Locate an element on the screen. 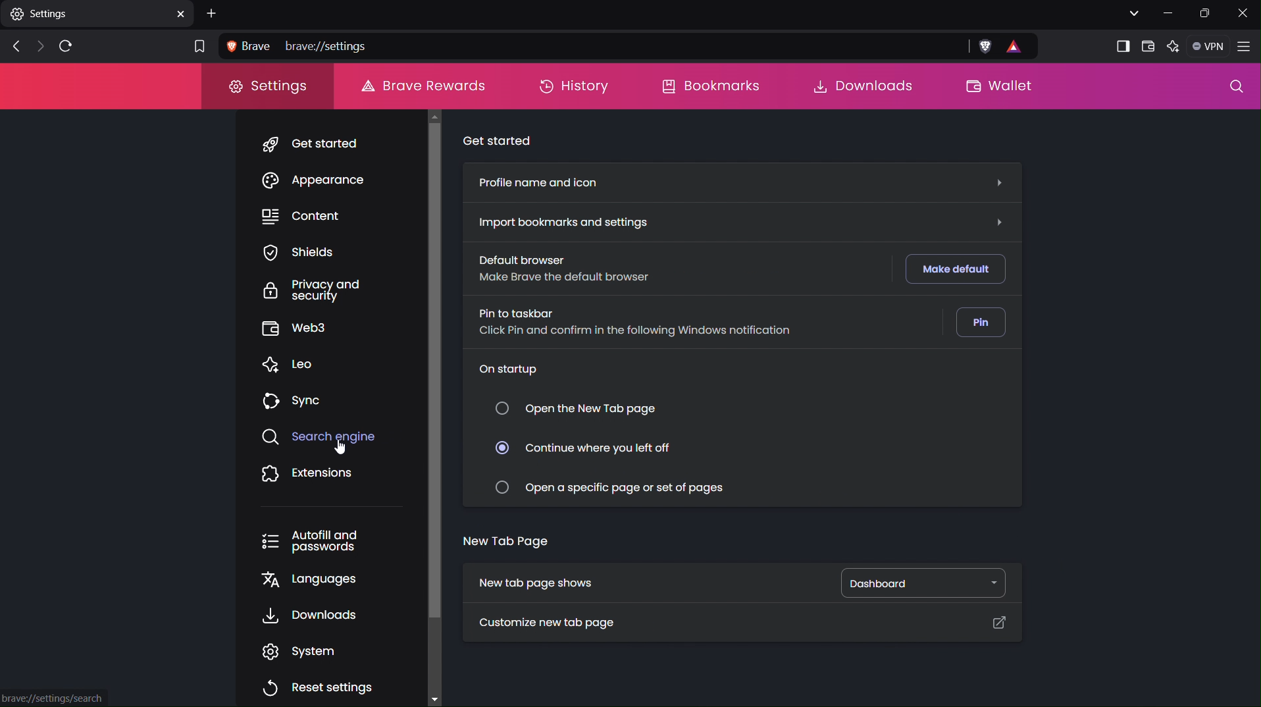 The image size is (1261, 707). Refresh is located at coordinates (64, 47).